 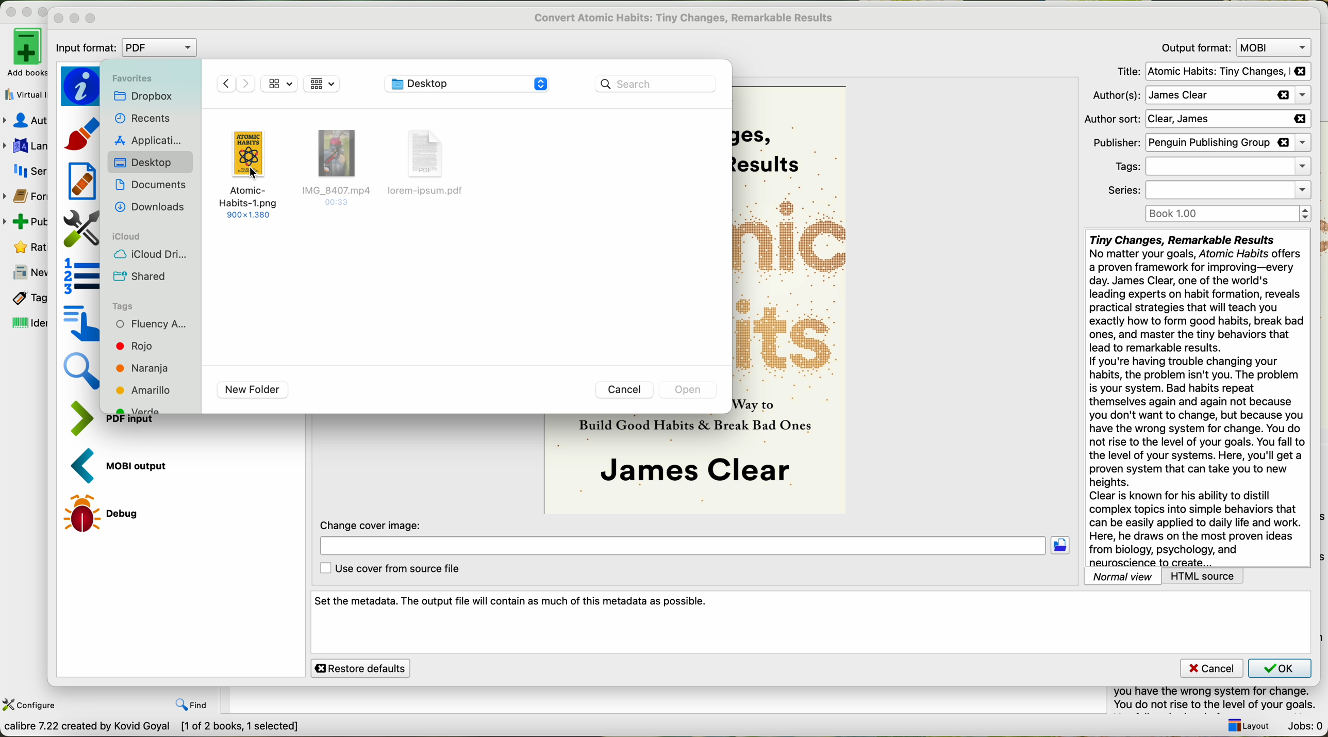 What do you see at coordinates (1305, 727) in the screenshot?
I see `Jobs: 0` at bounding box center [1305, 727].